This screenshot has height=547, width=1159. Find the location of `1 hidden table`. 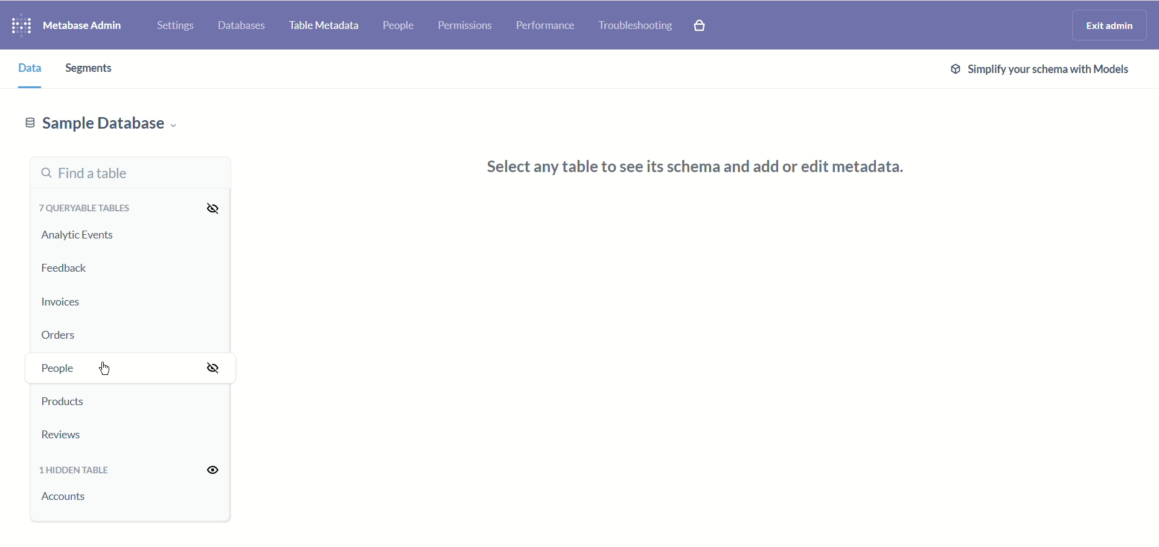

1 hidden table is located at coordinates (78, 471).